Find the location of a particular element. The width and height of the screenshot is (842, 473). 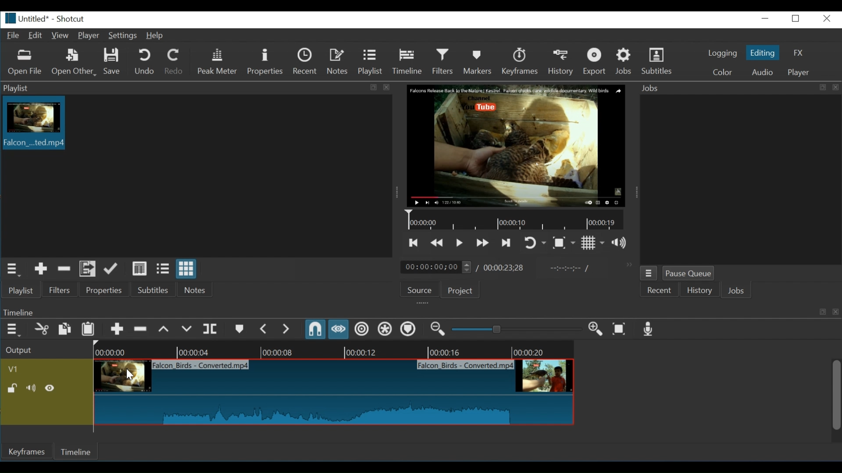

Save is located at coordinates (113, 62).